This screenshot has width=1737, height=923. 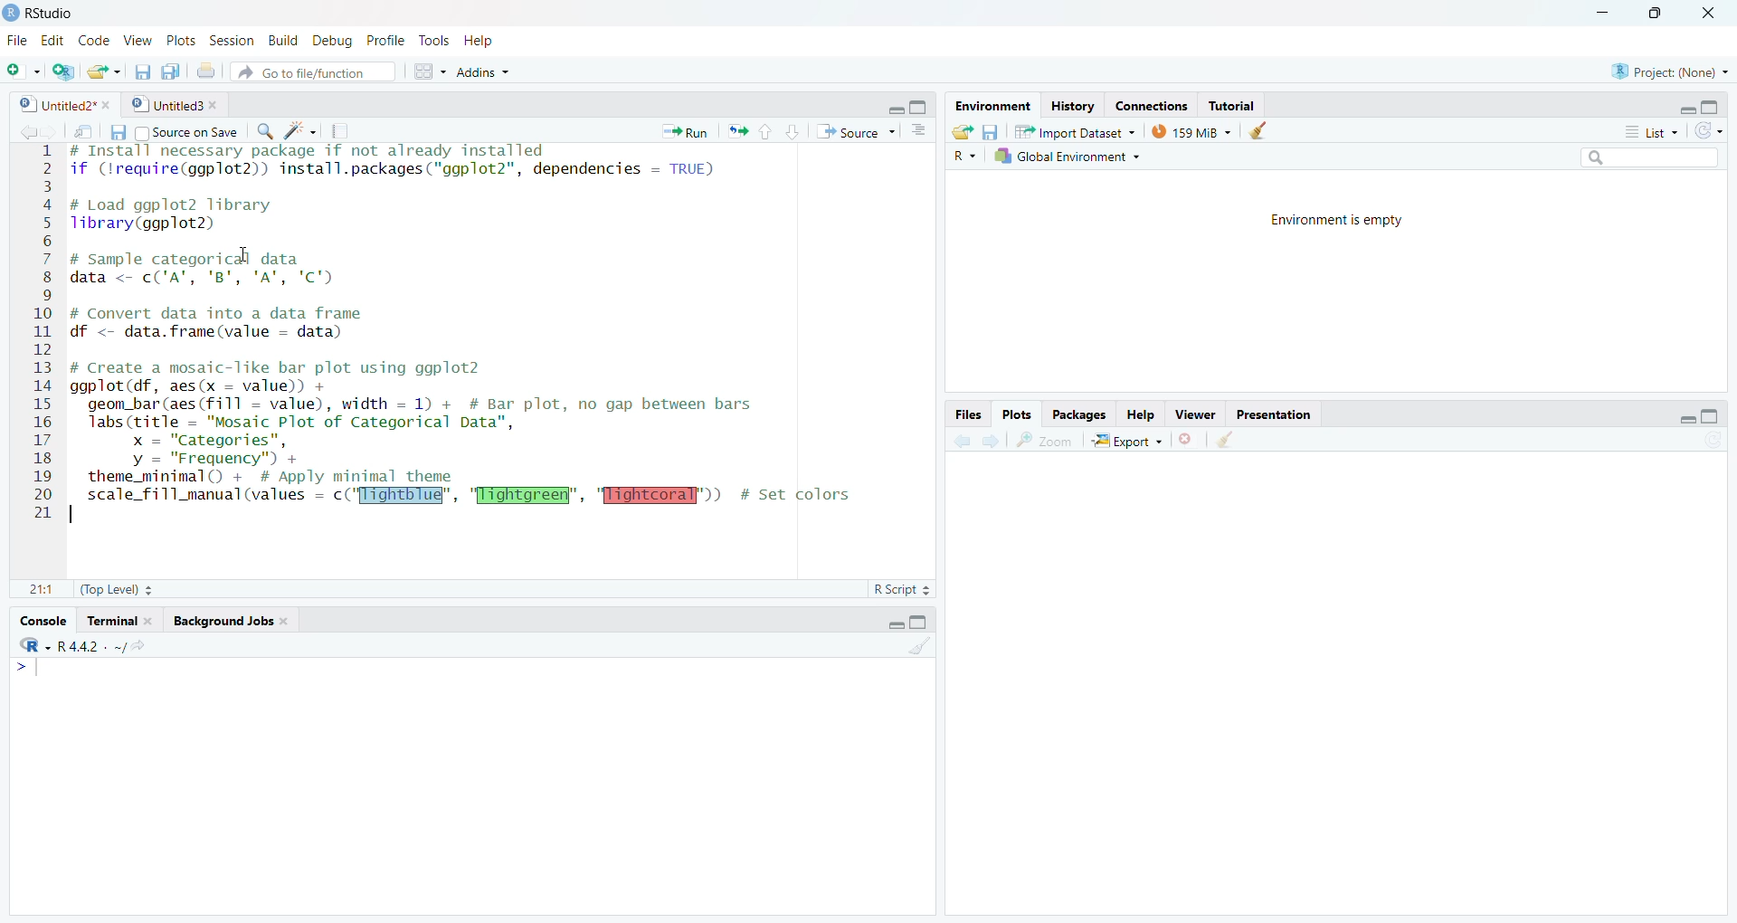 I want to click on Go to file/function, so click(x=311, y=74).